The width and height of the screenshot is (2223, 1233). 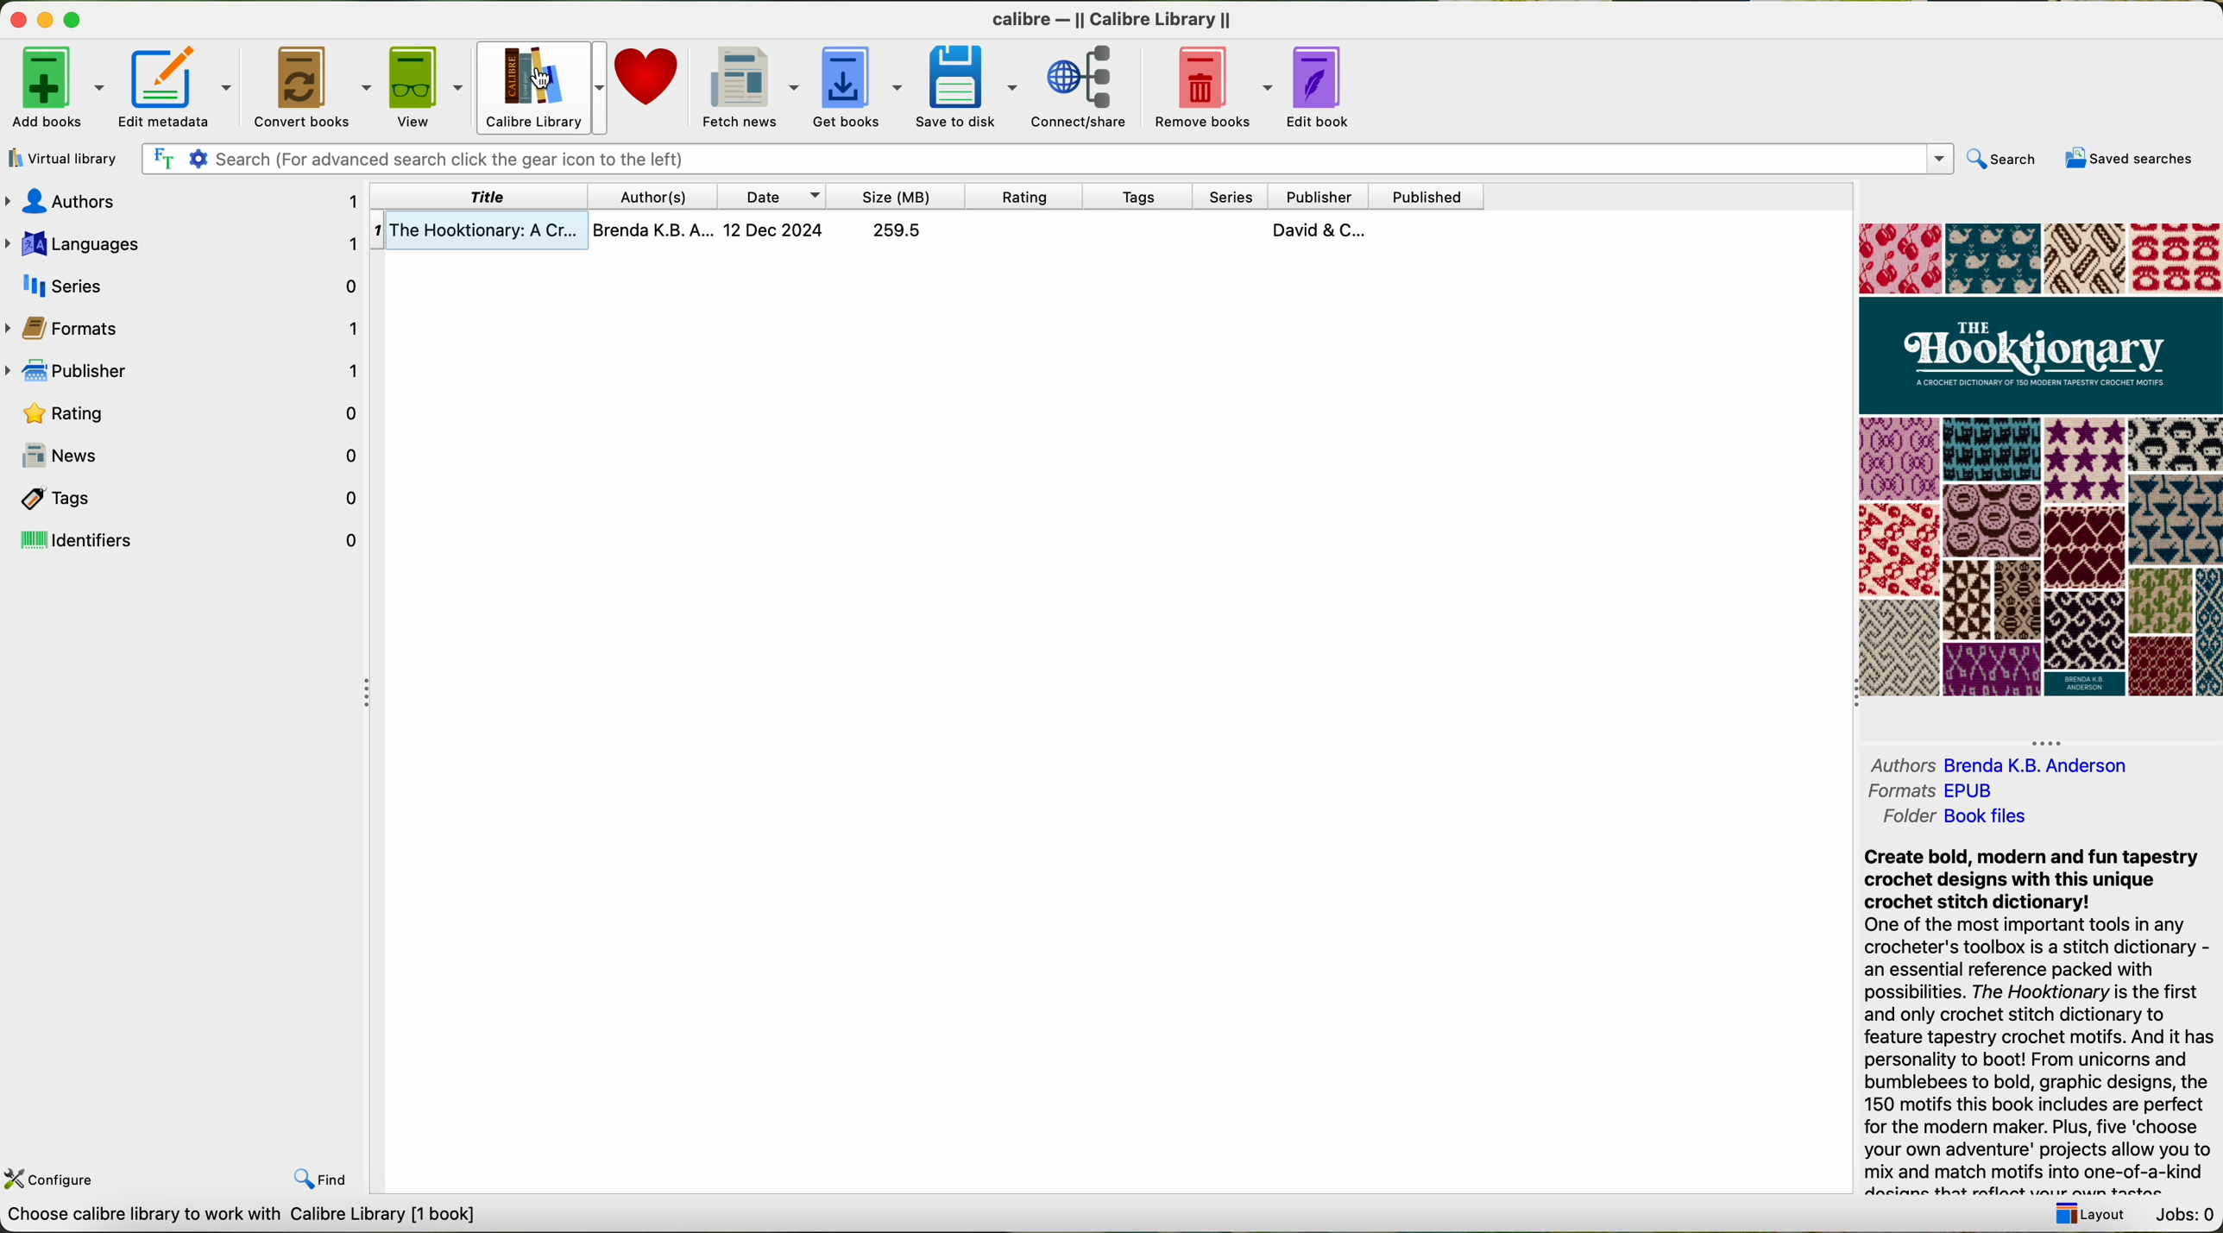 I want to click on layout, so click(x=2094, y=1217).